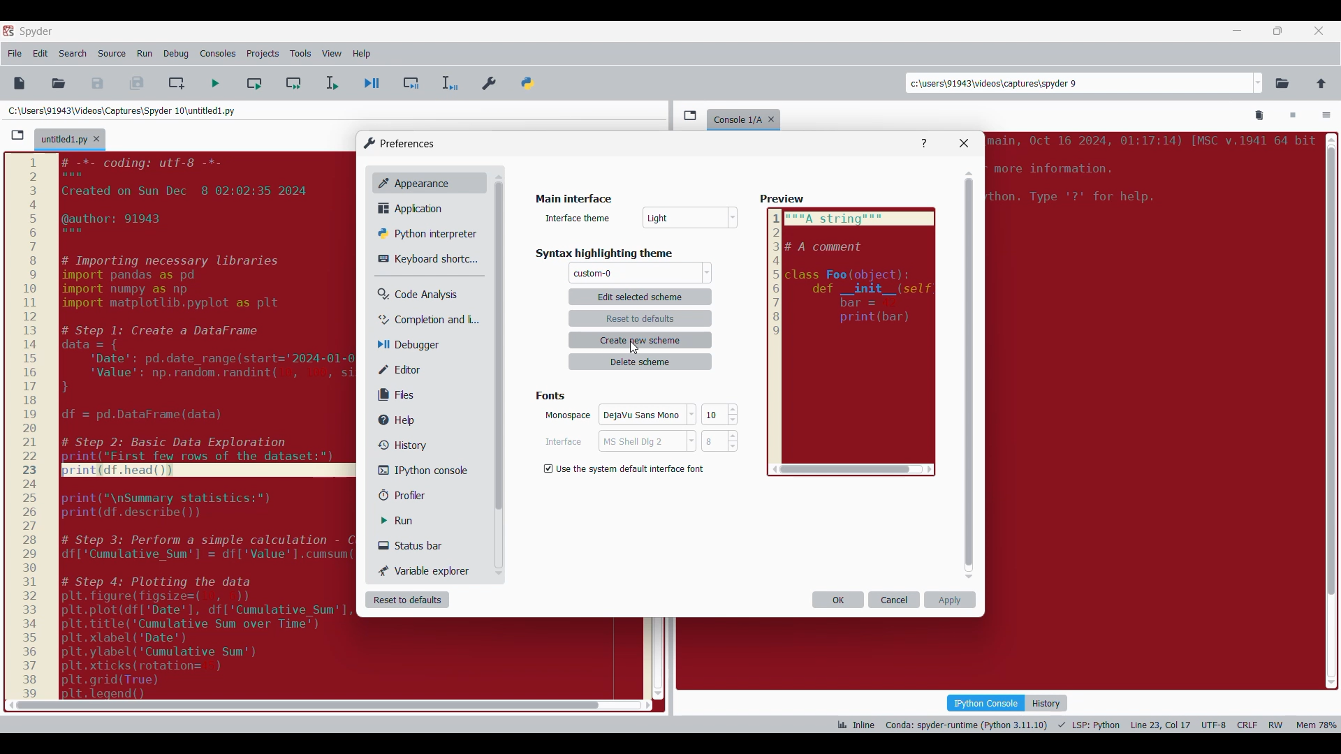 Image resolution: width=1341 pixels, height=754 pixels. What do you see at coordinates (429, 496) in the screenshot?
I see `Profiler` at bounding box center [429, 496].